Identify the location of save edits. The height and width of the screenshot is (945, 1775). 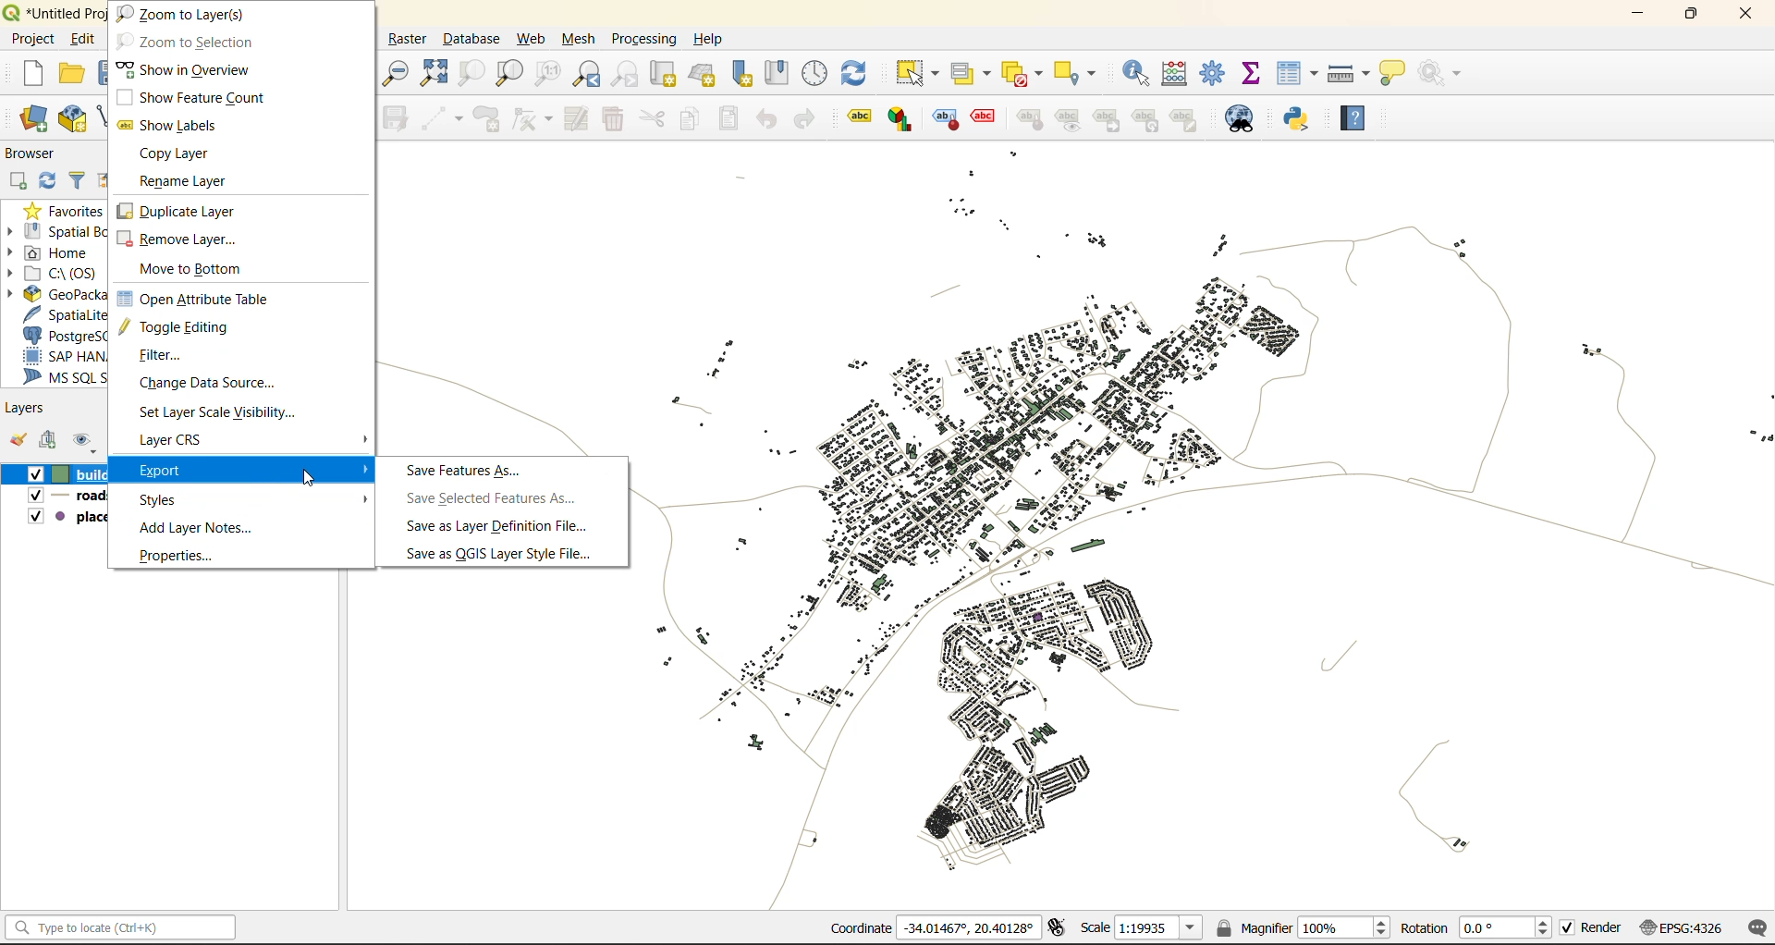
(395, 117).